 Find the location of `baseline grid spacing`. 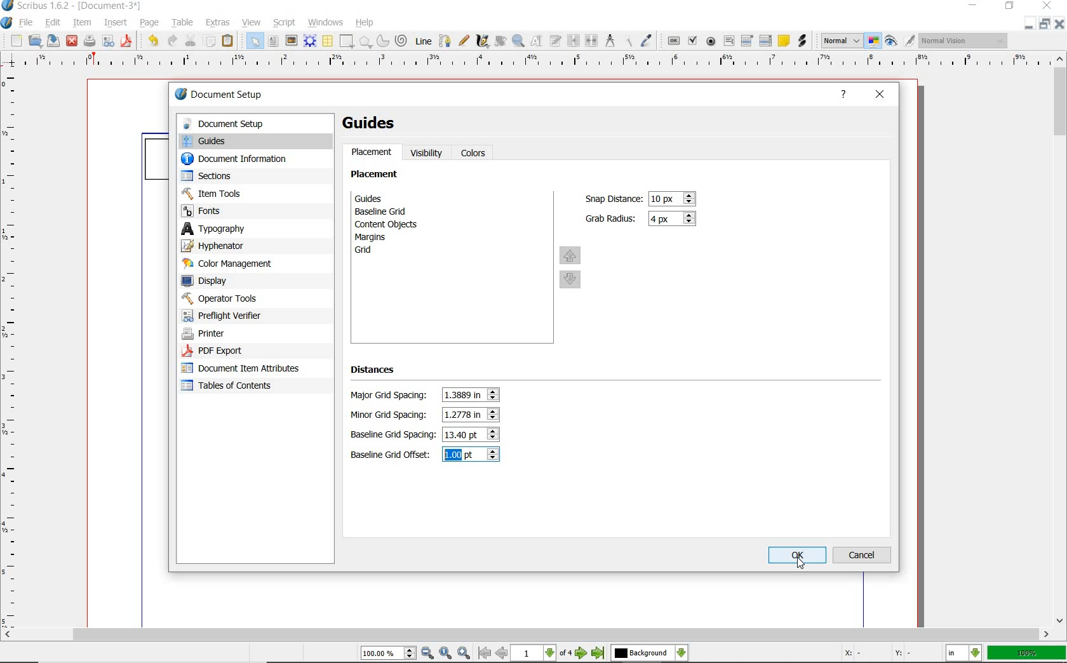

baseline grid spacing is located at coordinates (464, 435).